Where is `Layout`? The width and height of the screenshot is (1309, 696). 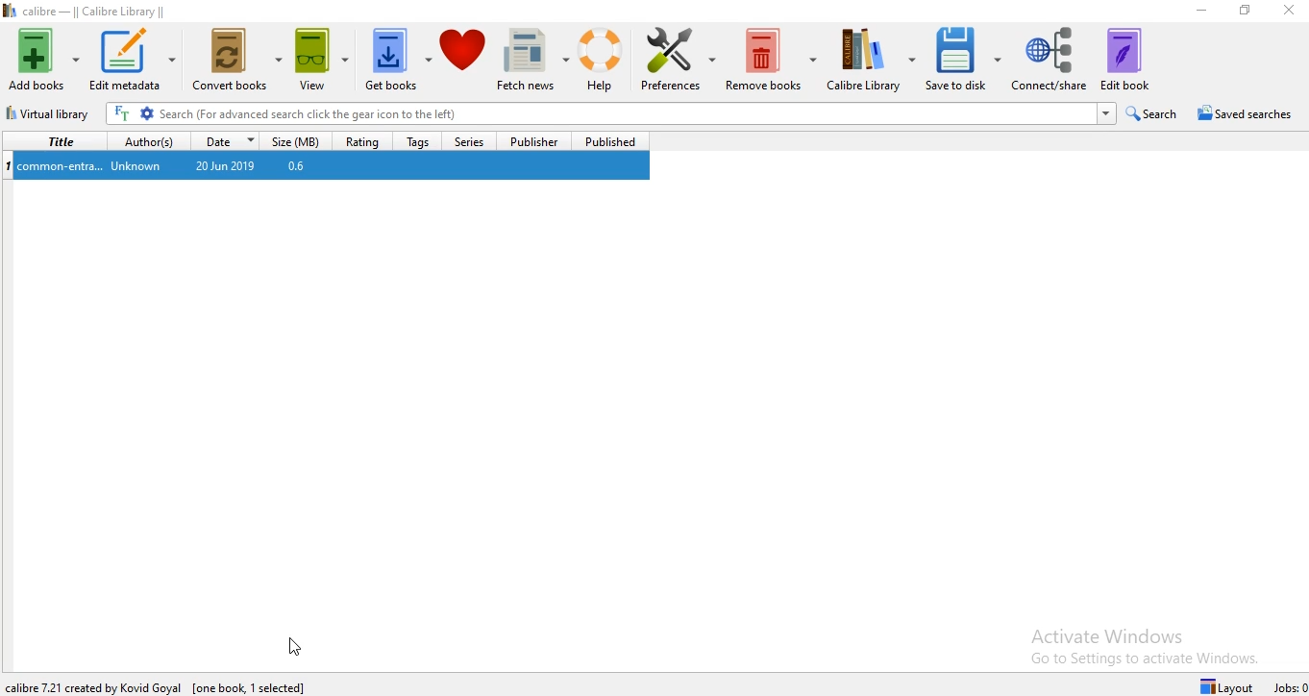
Layout is located at coordinates (1219, 684).